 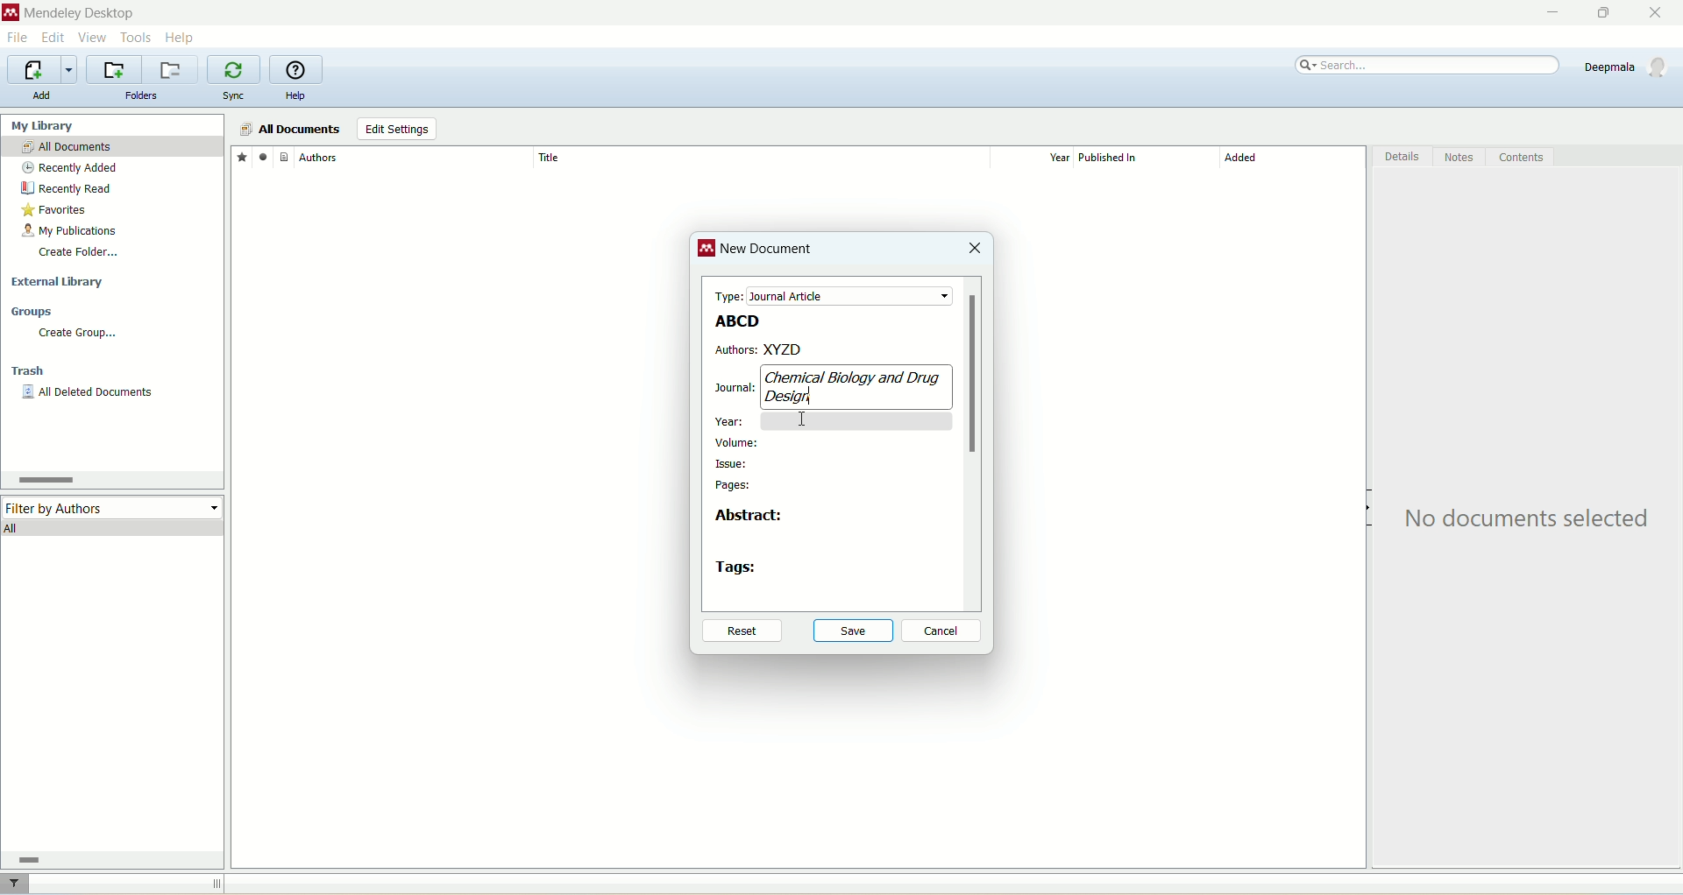 What do you see at coordinates (76, 333) in the screenshot?
I see `create group` at bounding box center [76, 333].